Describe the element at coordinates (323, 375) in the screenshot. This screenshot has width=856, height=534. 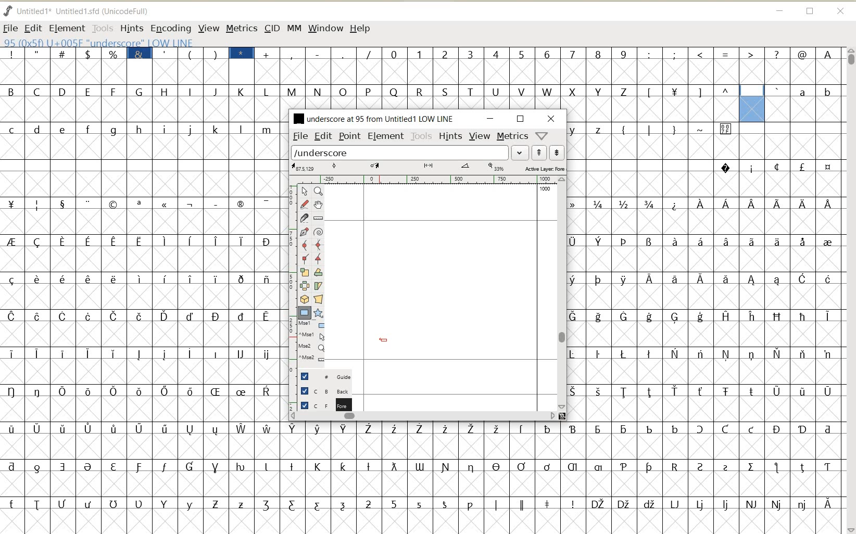
I see `GUIDE` at that location.